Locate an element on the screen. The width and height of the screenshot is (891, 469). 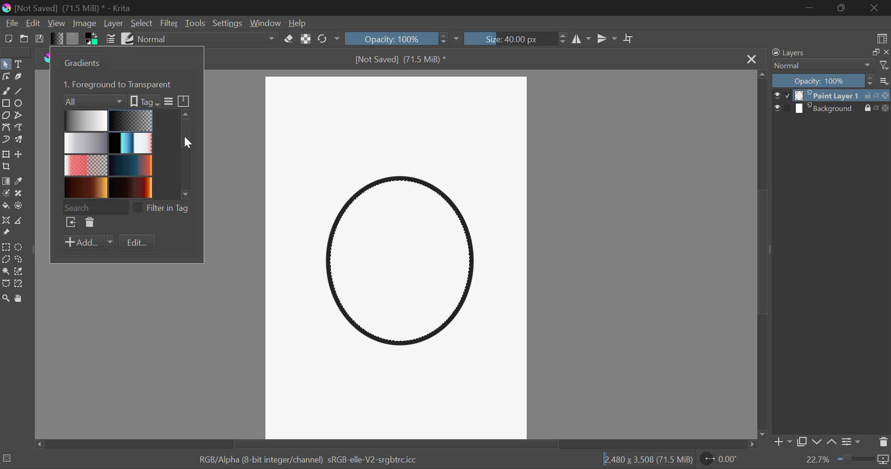
Circular Selection is located at coordinates (21, 246).